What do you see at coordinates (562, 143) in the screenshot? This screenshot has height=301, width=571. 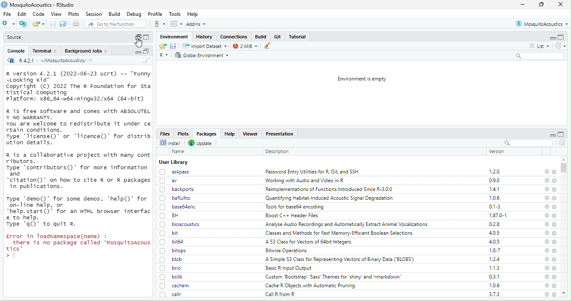 I see `refresh` at bounding box center [562, 143].